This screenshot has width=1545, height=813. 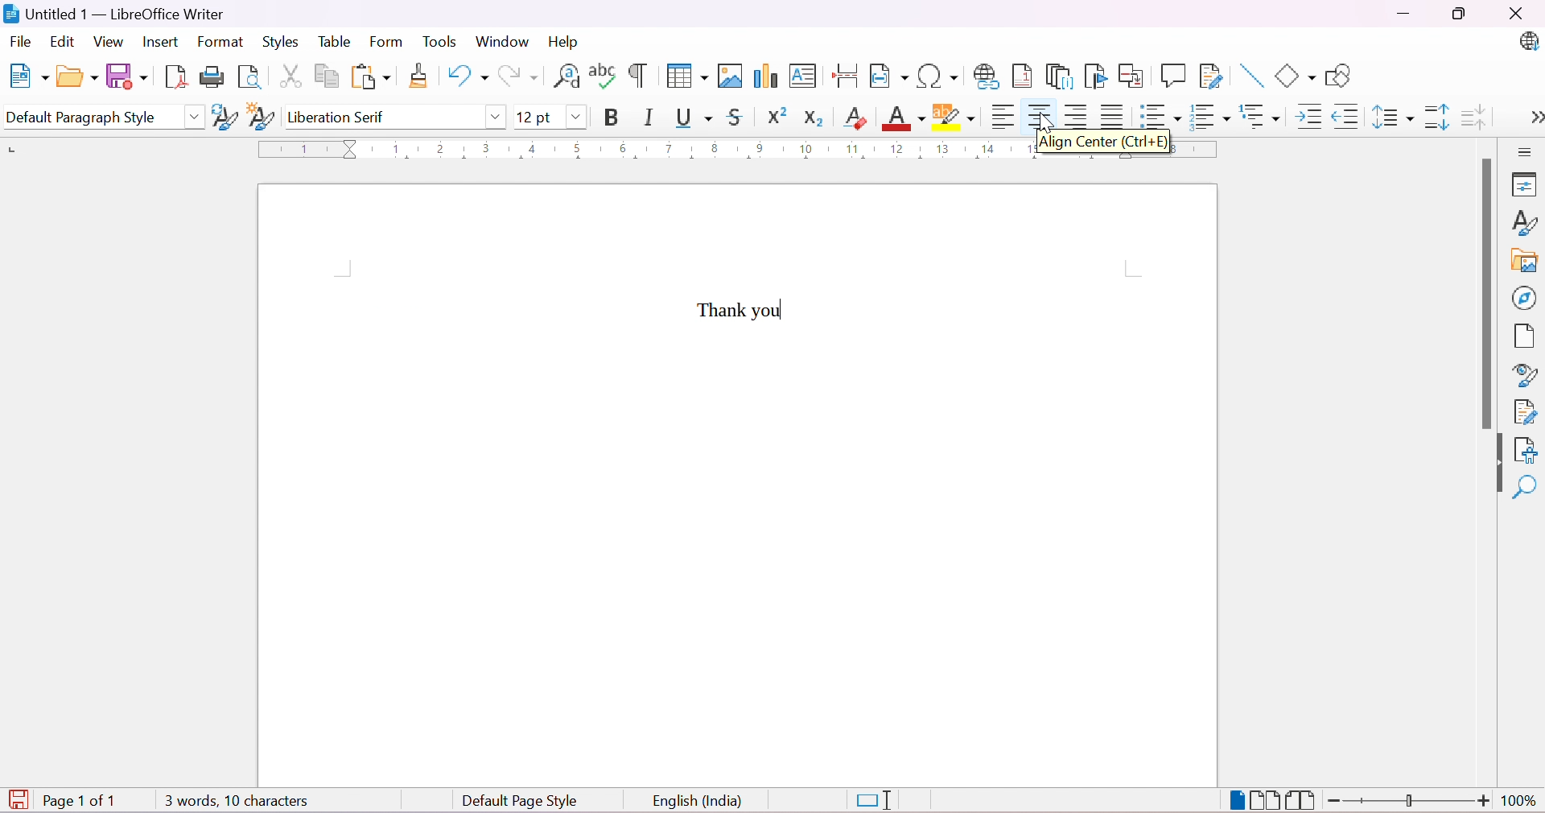 What do you see at coordinates (984, 75) in the screenshot?
I see `Insert Hyperlink` at bounding box center [984, 75].